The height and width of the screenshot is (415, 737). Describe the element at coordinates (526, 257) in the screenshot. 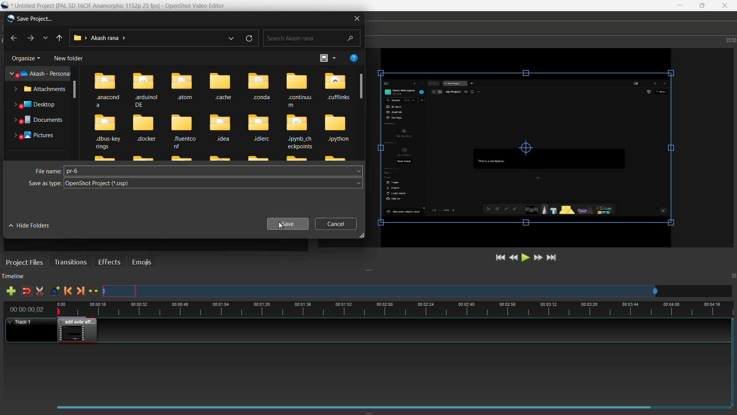

I see `play or pause` at that location.